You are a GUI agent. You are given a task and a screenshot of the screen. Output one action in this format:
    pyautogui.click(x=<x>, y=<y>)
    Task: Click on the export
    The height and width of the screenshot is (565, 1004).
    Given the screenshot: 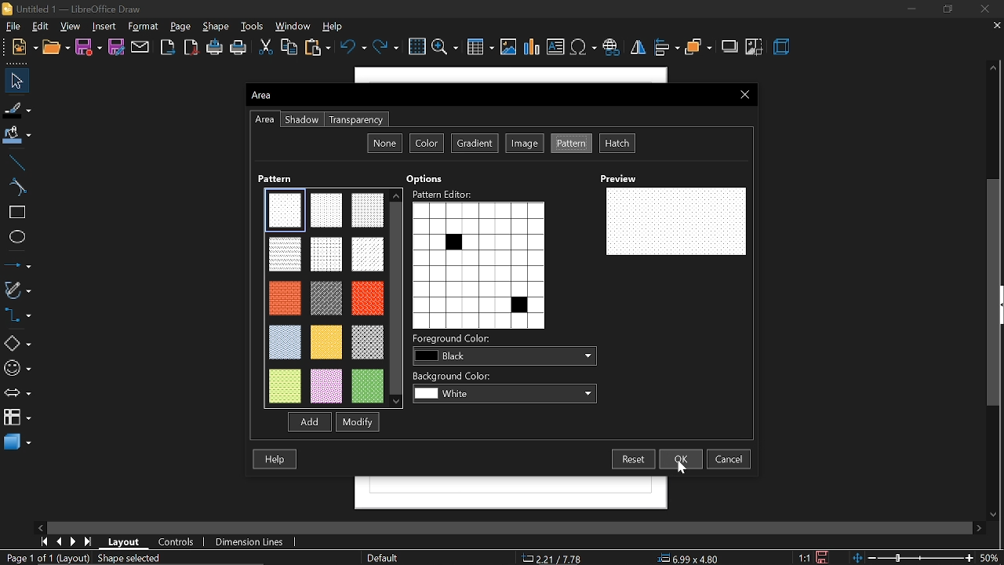 What is the action you would take?
    pyautogui.click(x=166, y=47)
    